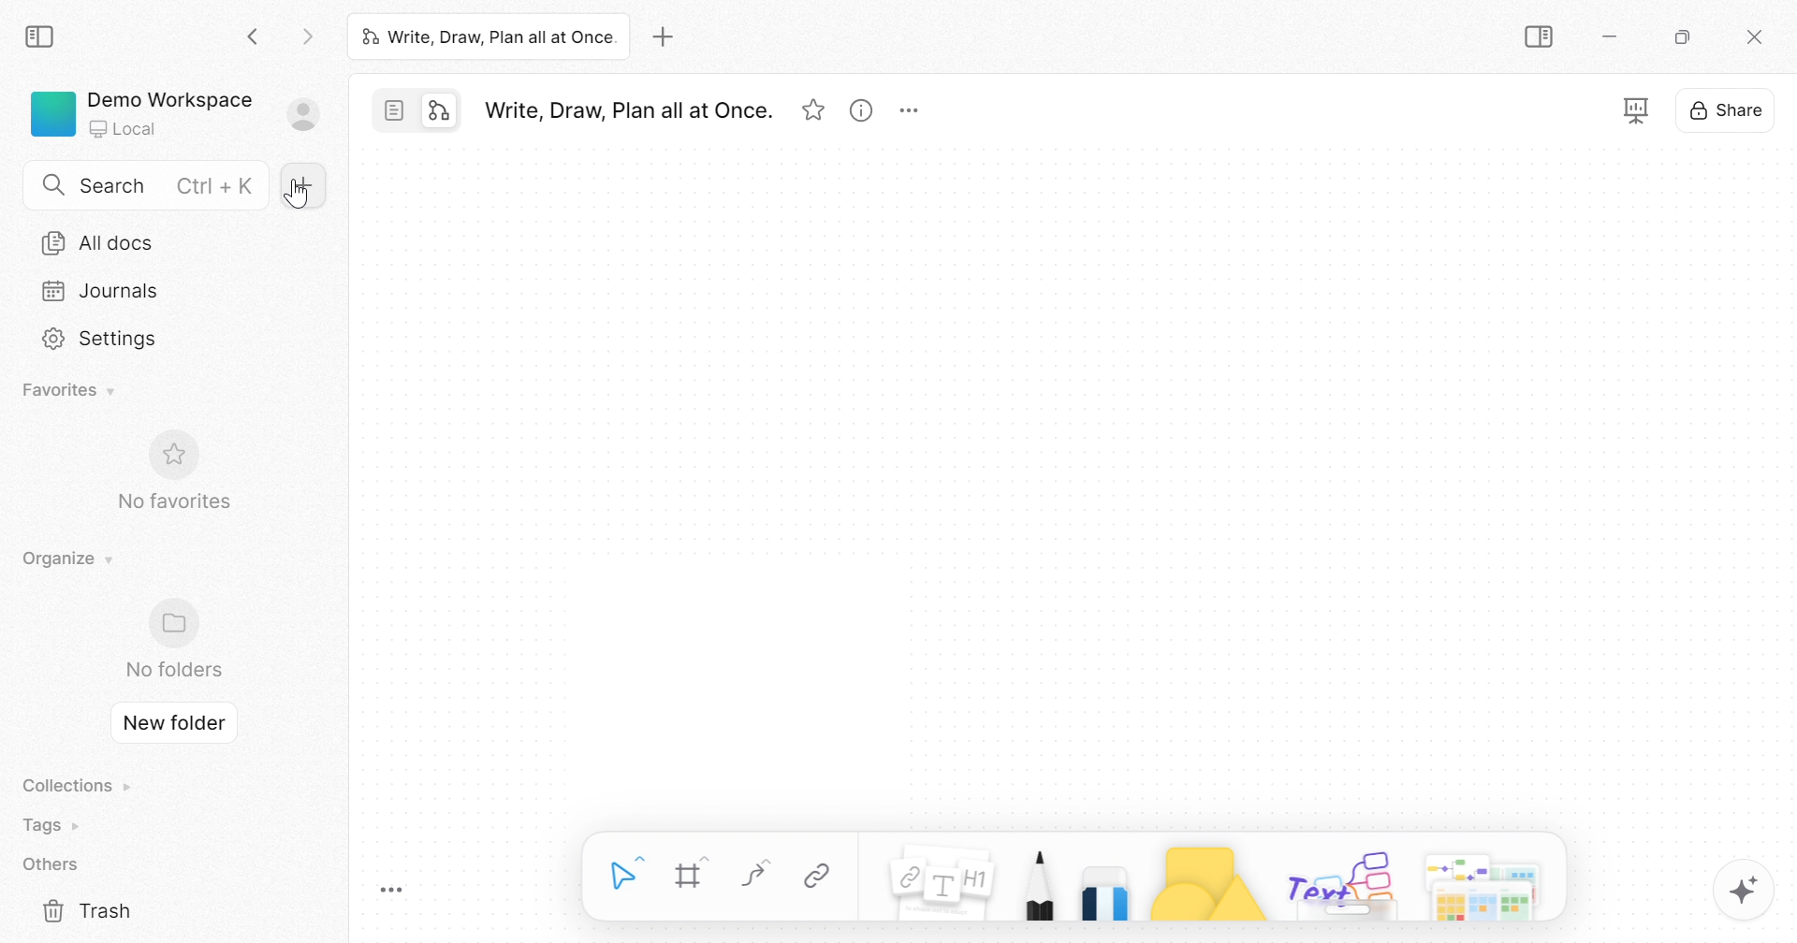 The image size is (1797, 943). What do you see at coordinates (813, 112) in the screenshot?
I see `Fovorites` at bounding box center [813, 112].